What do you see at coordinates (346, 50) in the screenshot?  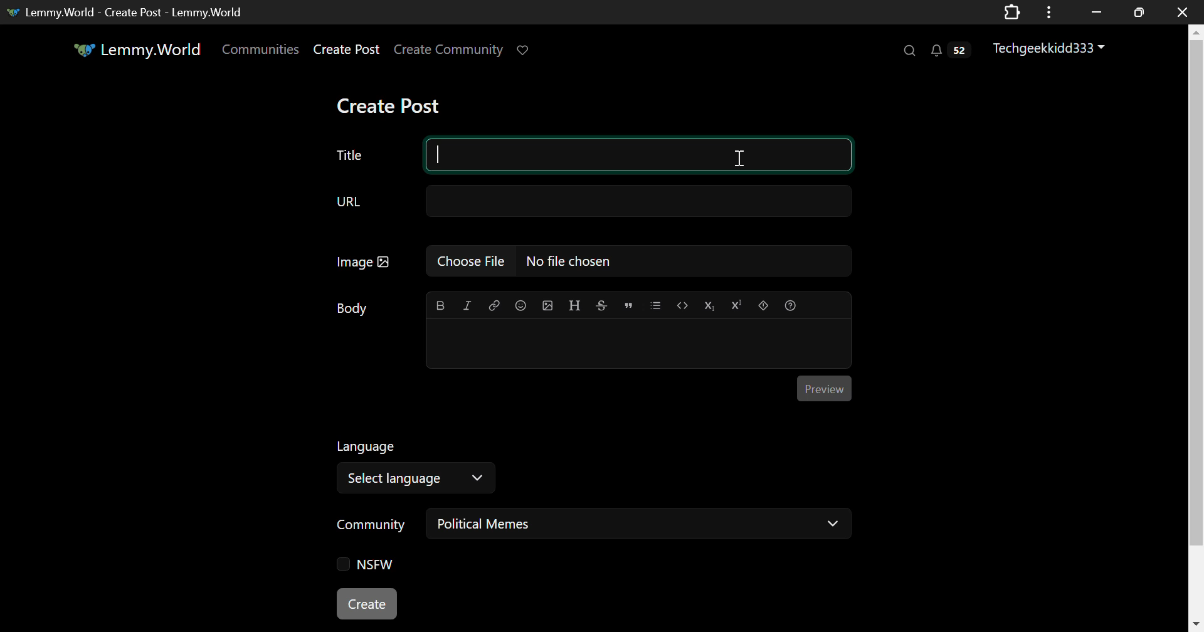 I see `Create Post Page Link` at bounding box center [346, 50].